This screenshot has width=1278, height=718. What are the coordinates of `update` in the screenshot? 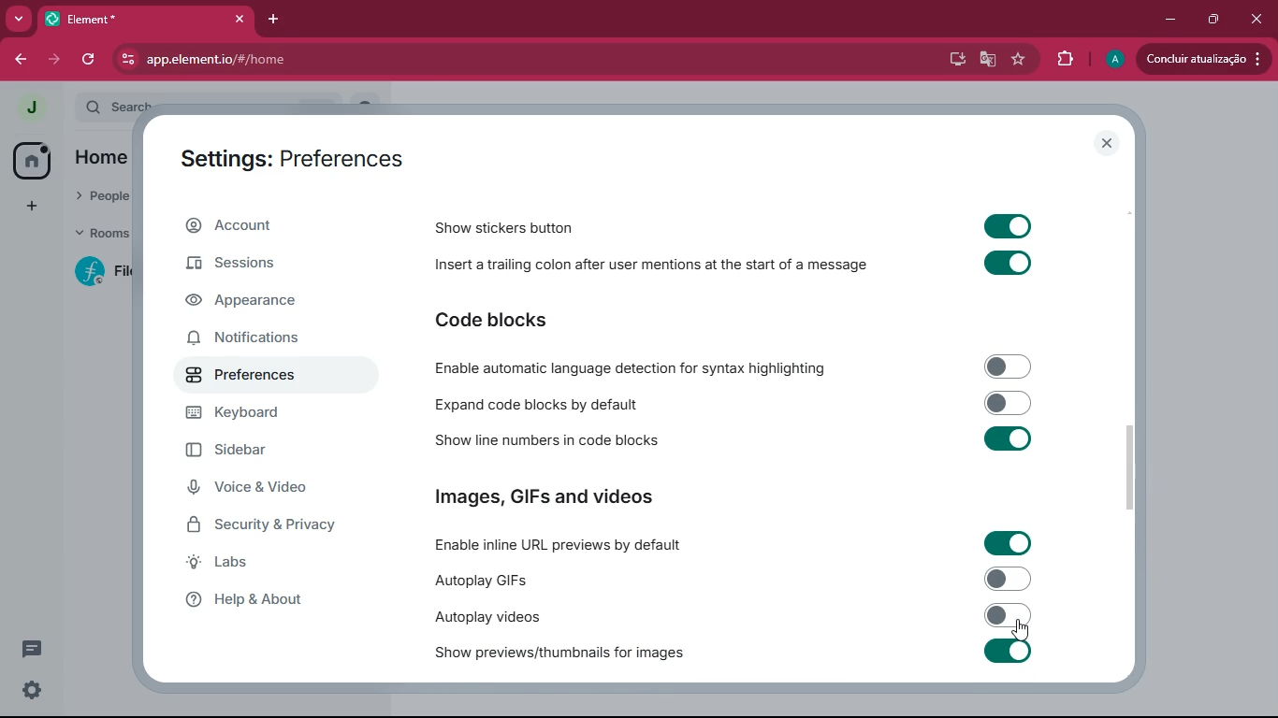 It's located at (1201, 58).